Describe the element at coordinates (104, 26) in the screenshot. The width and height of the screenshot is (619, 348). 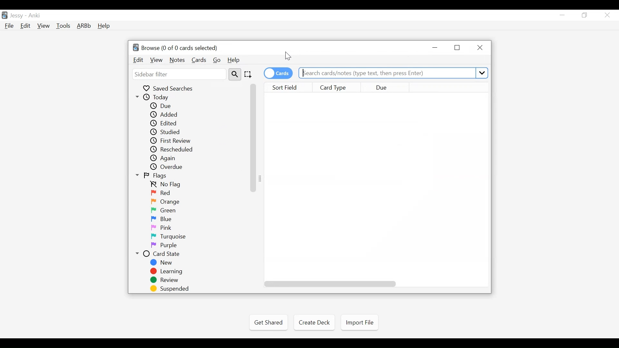
I see `Help` at that location.